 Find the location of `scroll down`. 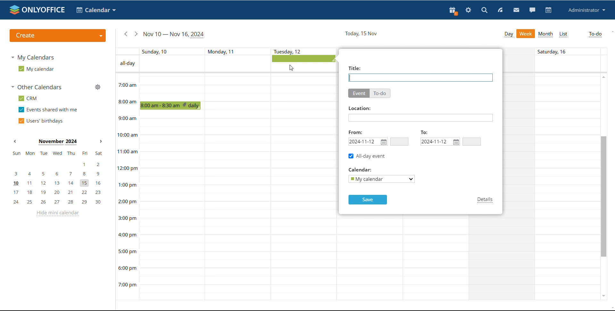

scroll down is located at coordinates (603, 296).